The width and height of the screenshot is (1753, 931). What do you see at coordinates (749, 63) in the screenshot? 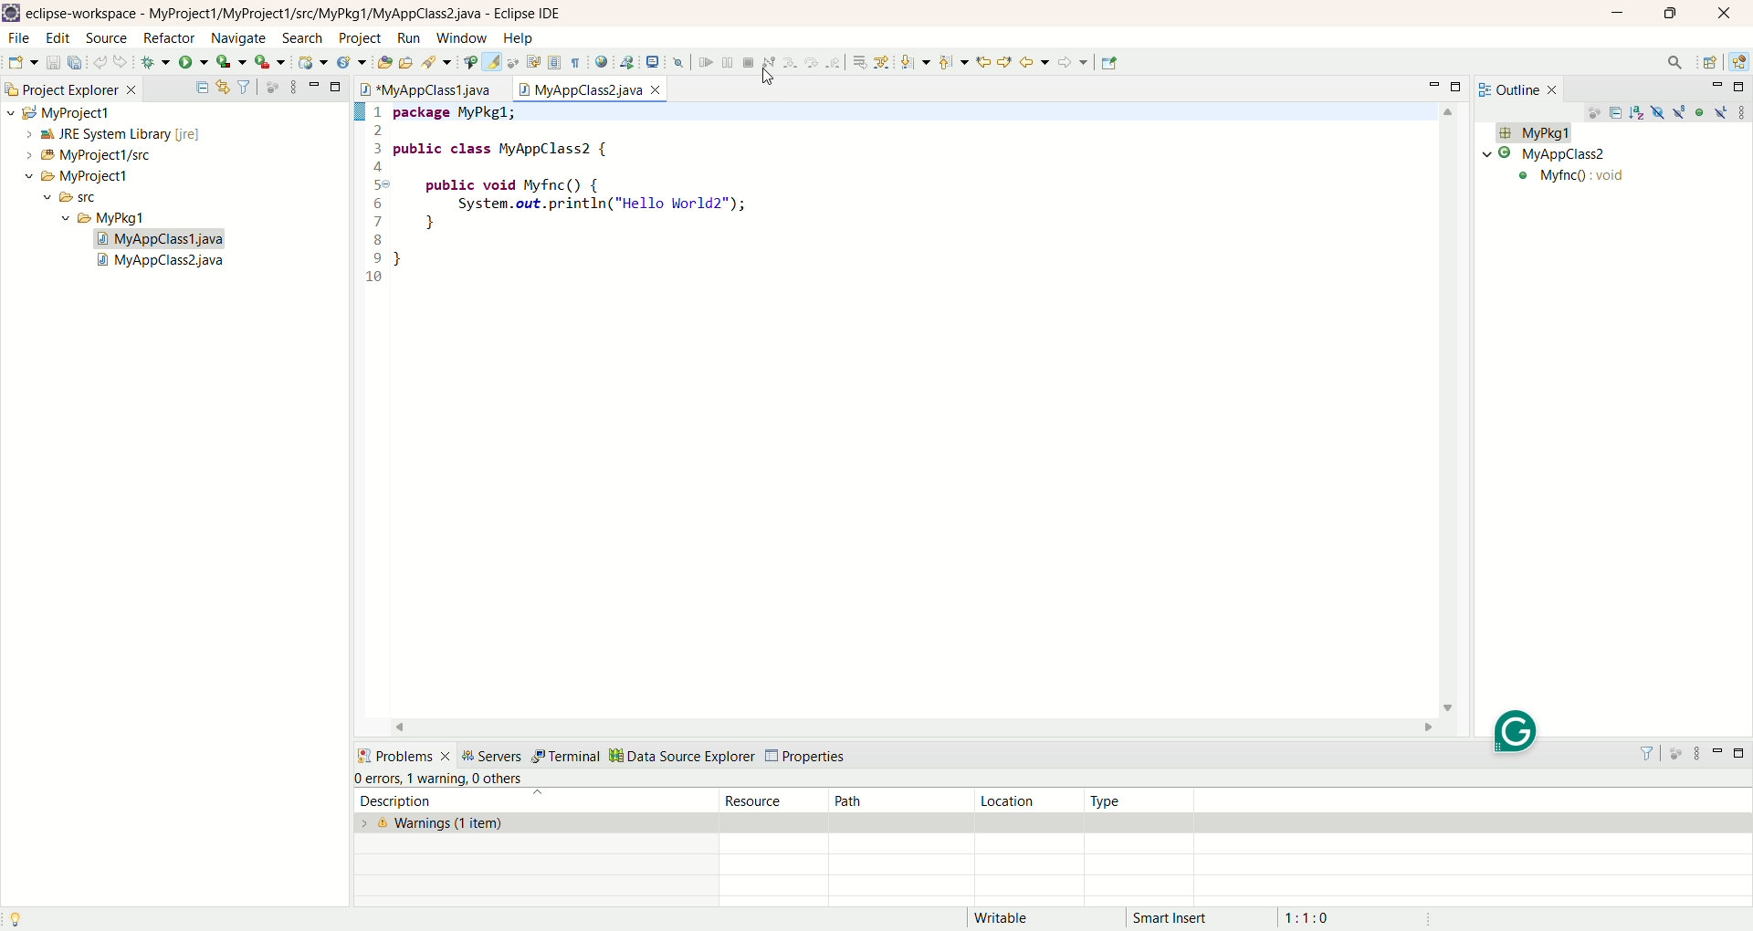
I see `terminate` at bounding box center [749, 63].